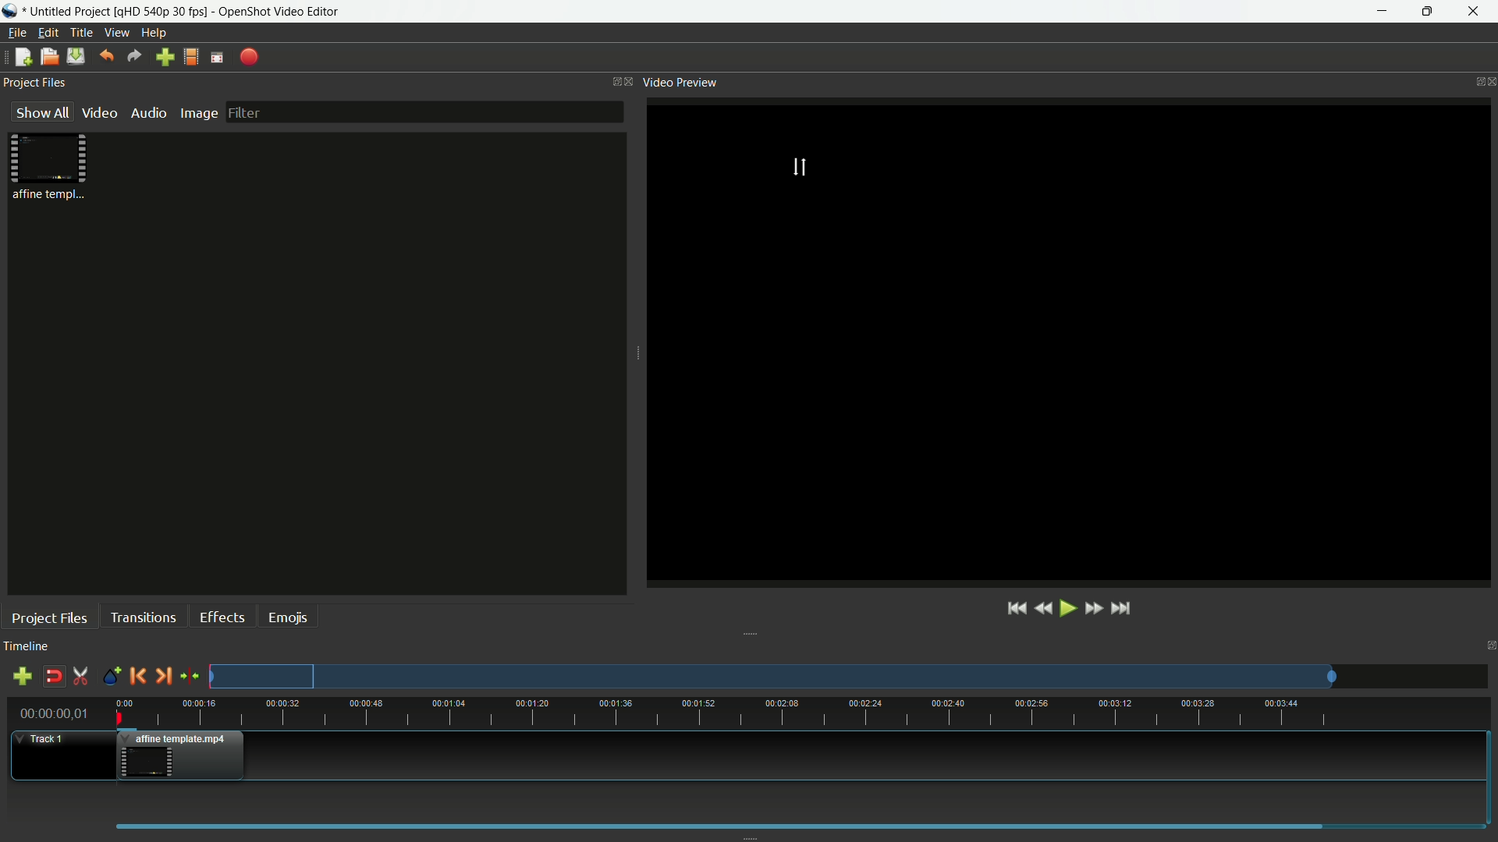 Image resolution: width=1498 pixels, height=842 pixels. What do you see at coordinates (680, 82) in the screenshot?
I see `video preview` at bounding box center [680, 82].